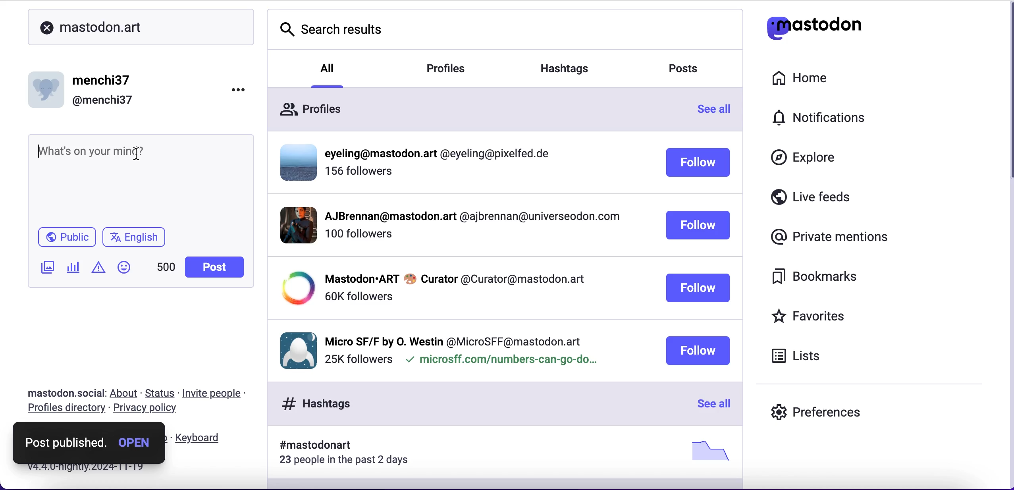 This screenshot has width=1014, height=490. Describe the element at coordinates (802, 358) in the screenshot. I see `lists` at that location.